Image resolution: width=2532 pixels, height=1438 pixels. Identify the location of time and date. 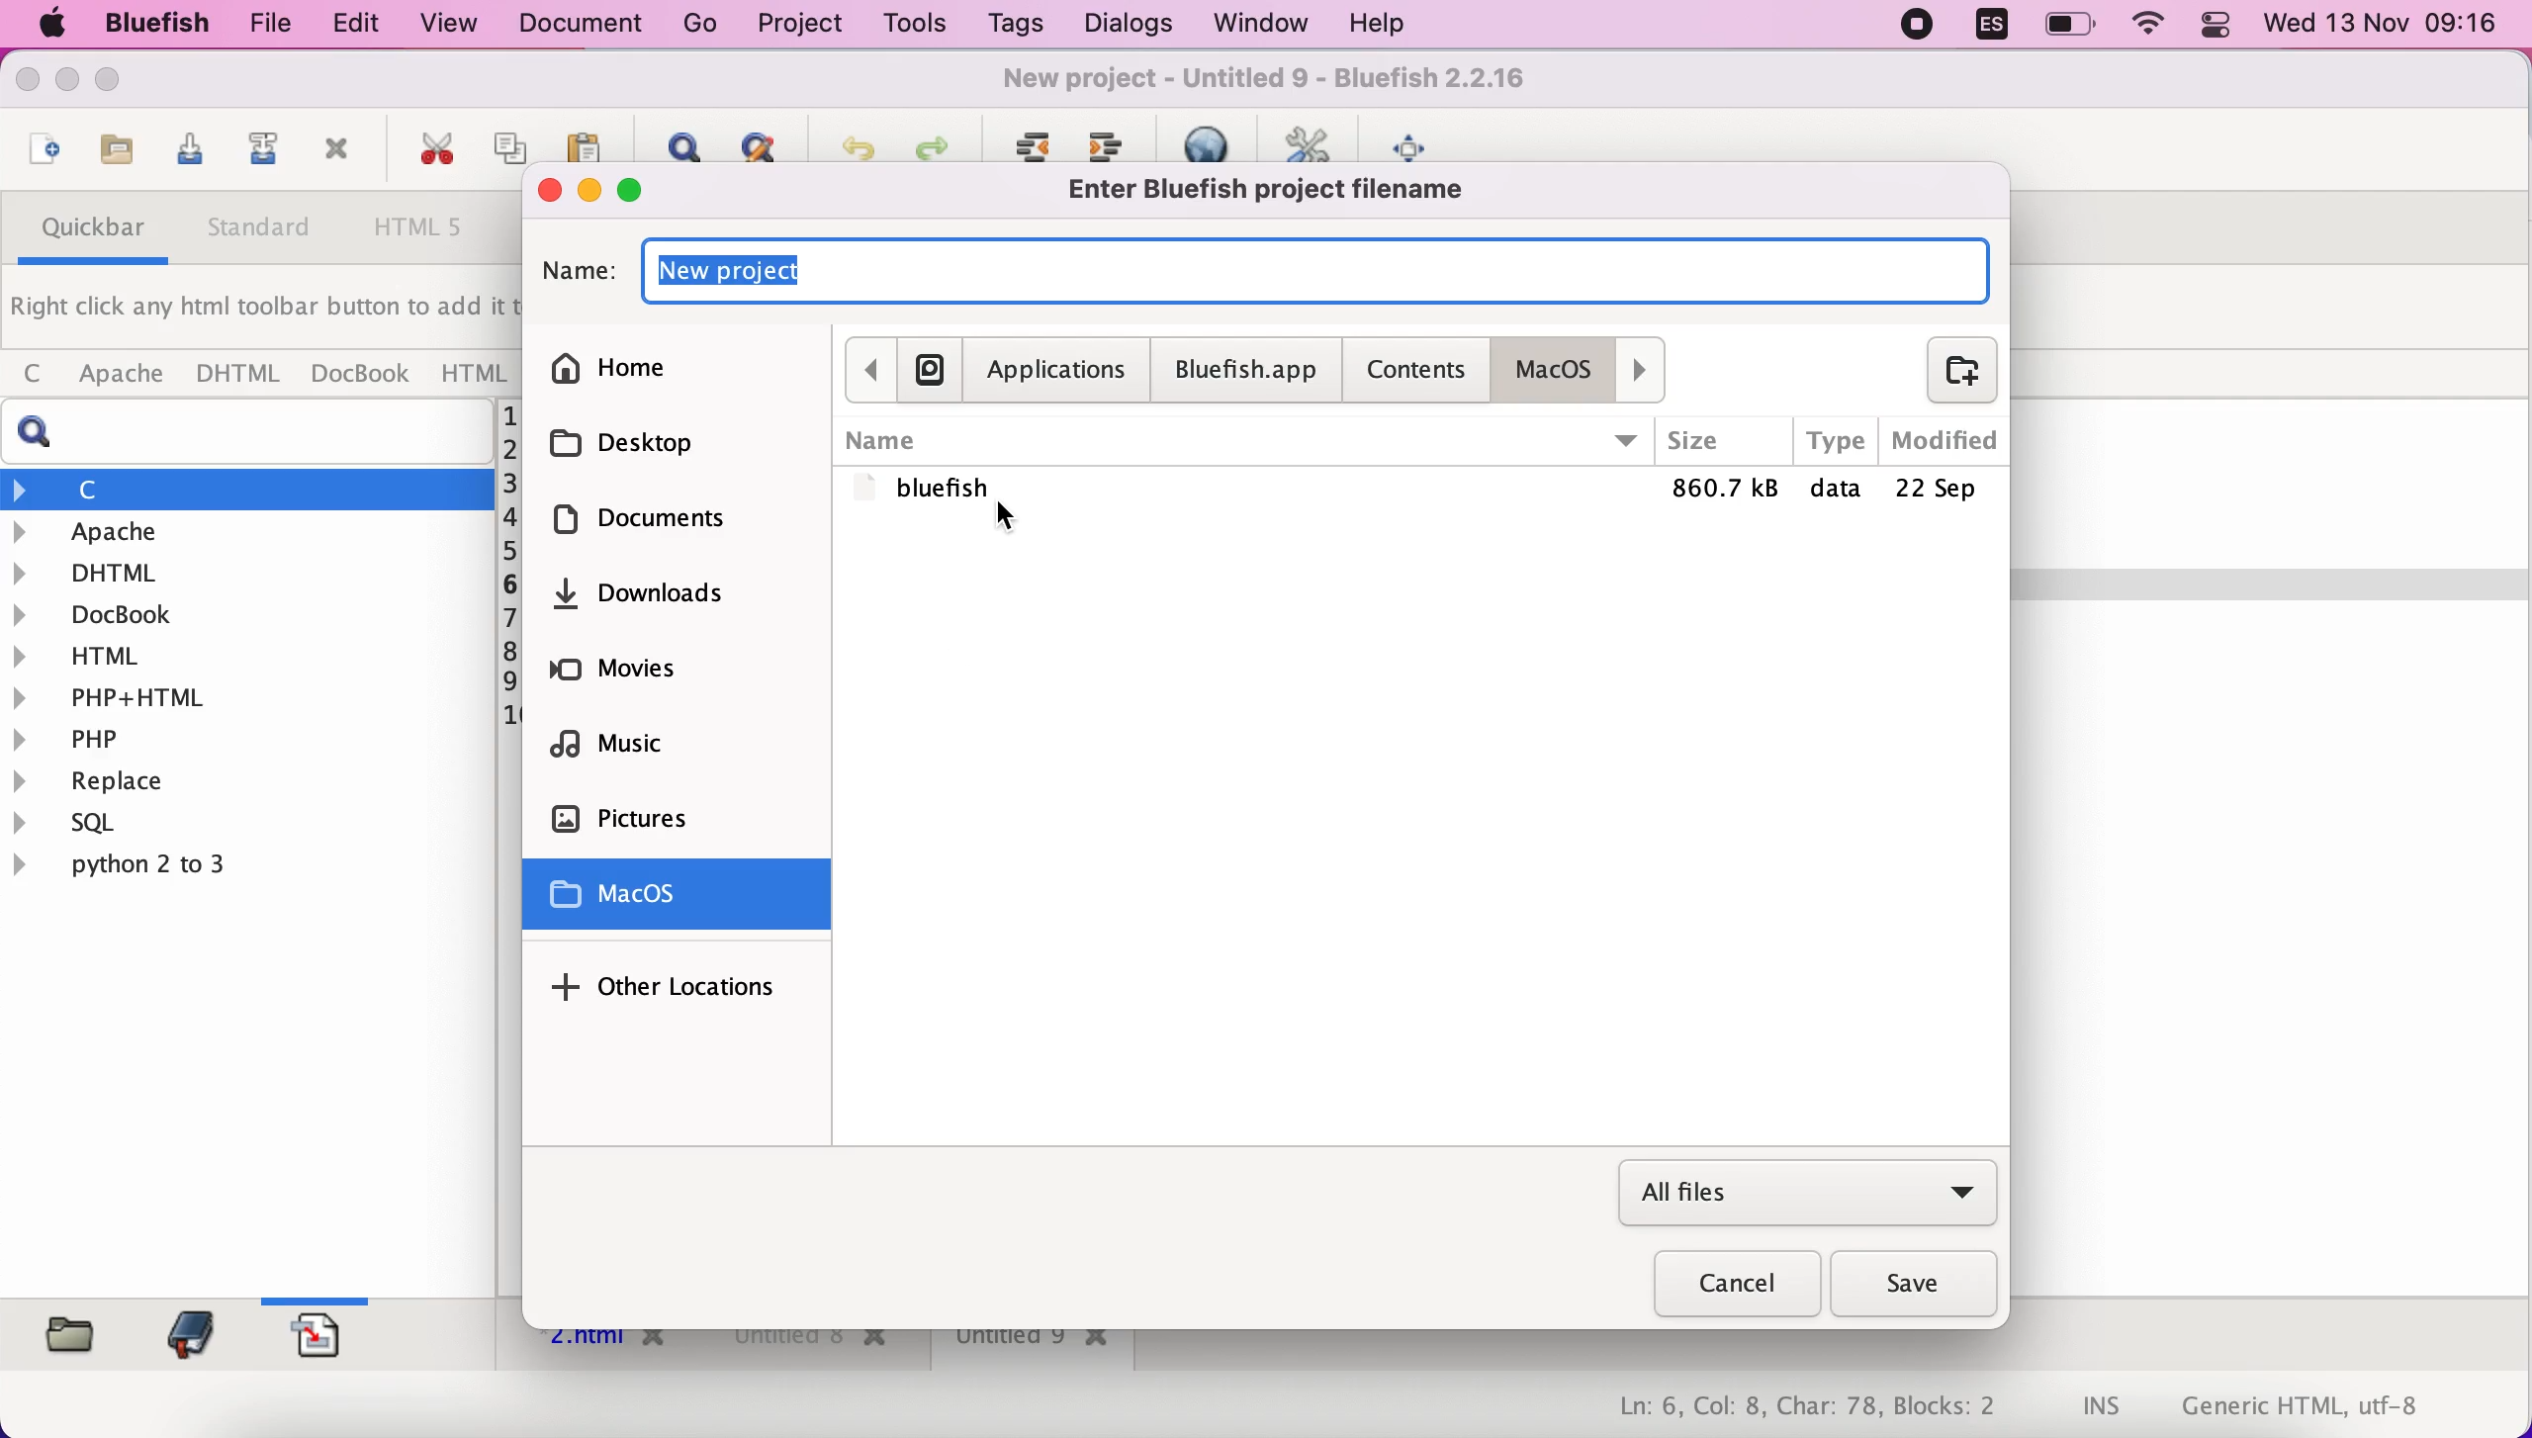
(2385, 26).